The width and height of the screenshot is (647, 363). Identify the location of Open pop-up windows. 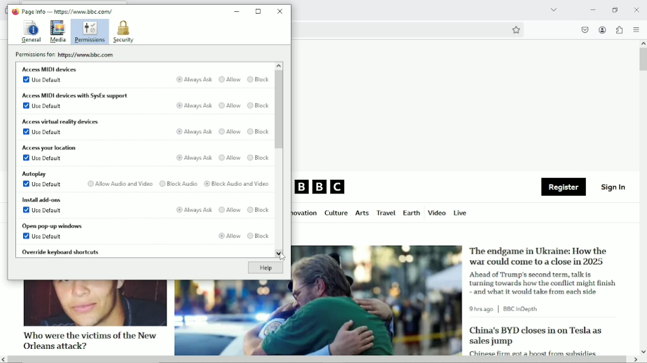
(55, 226).